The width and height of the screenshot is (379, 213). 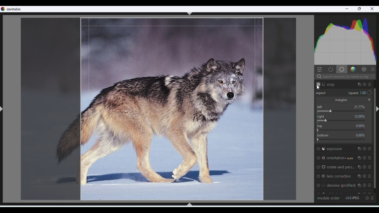 I want to click on reset, so click(x=370, y=93).